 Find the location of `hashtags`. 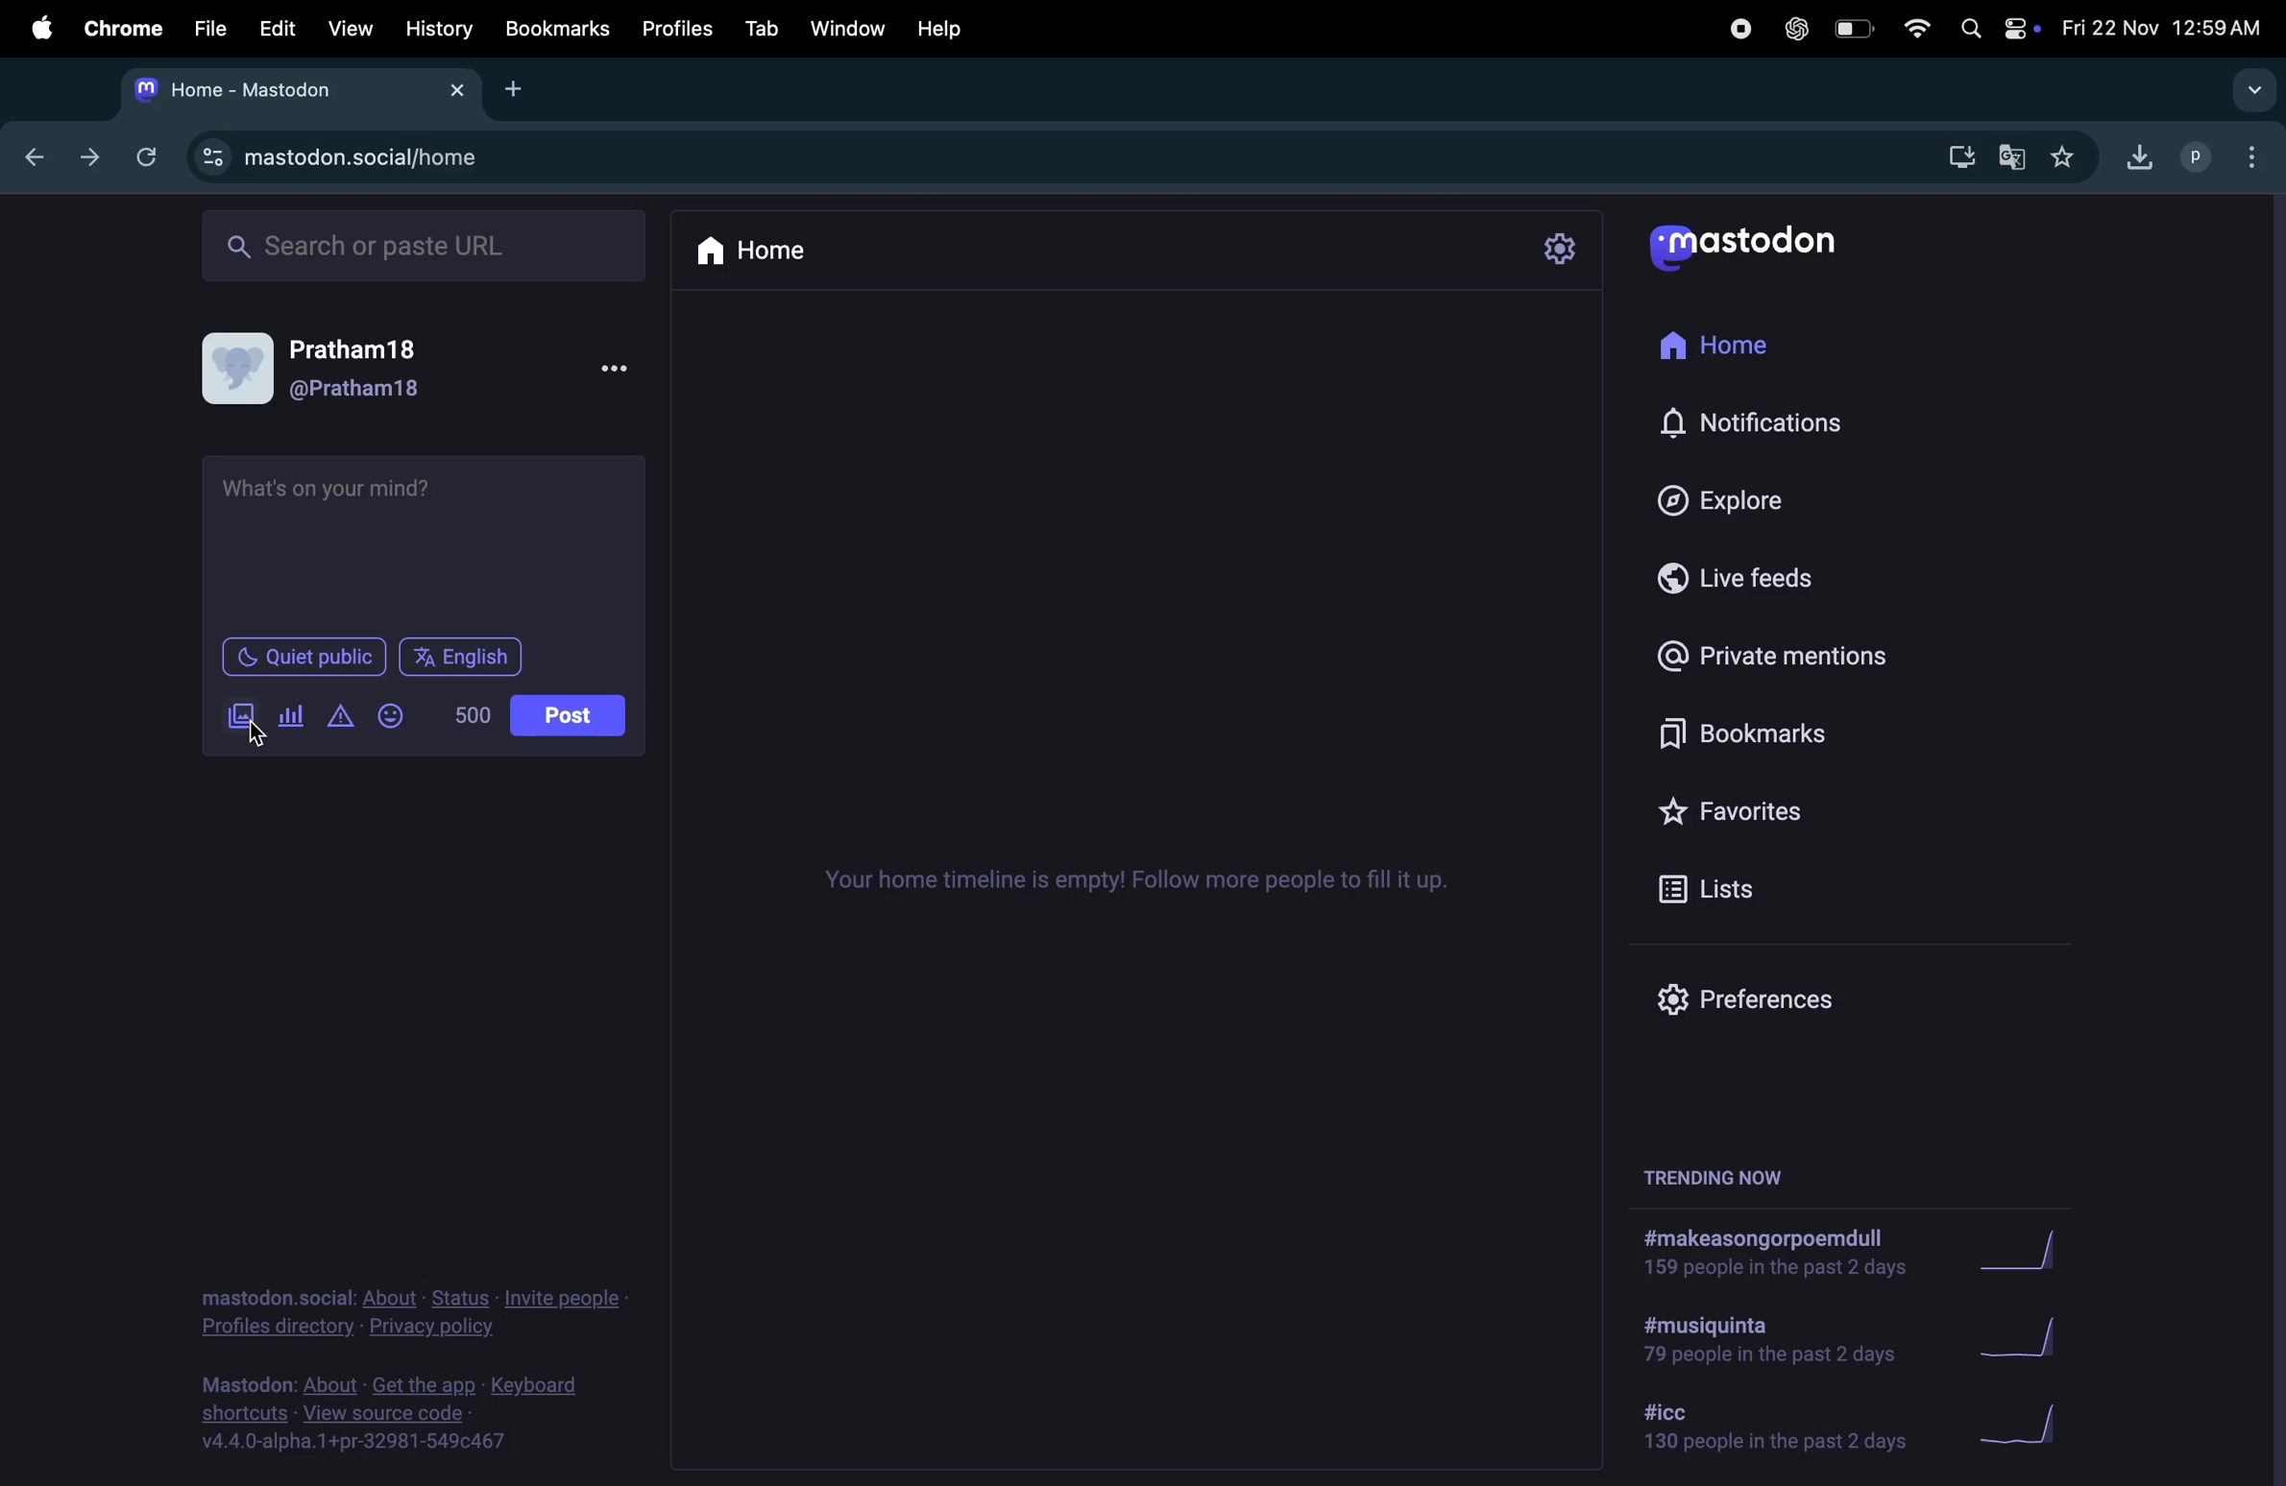

hashtags is located at coordinates (1772, 1255).